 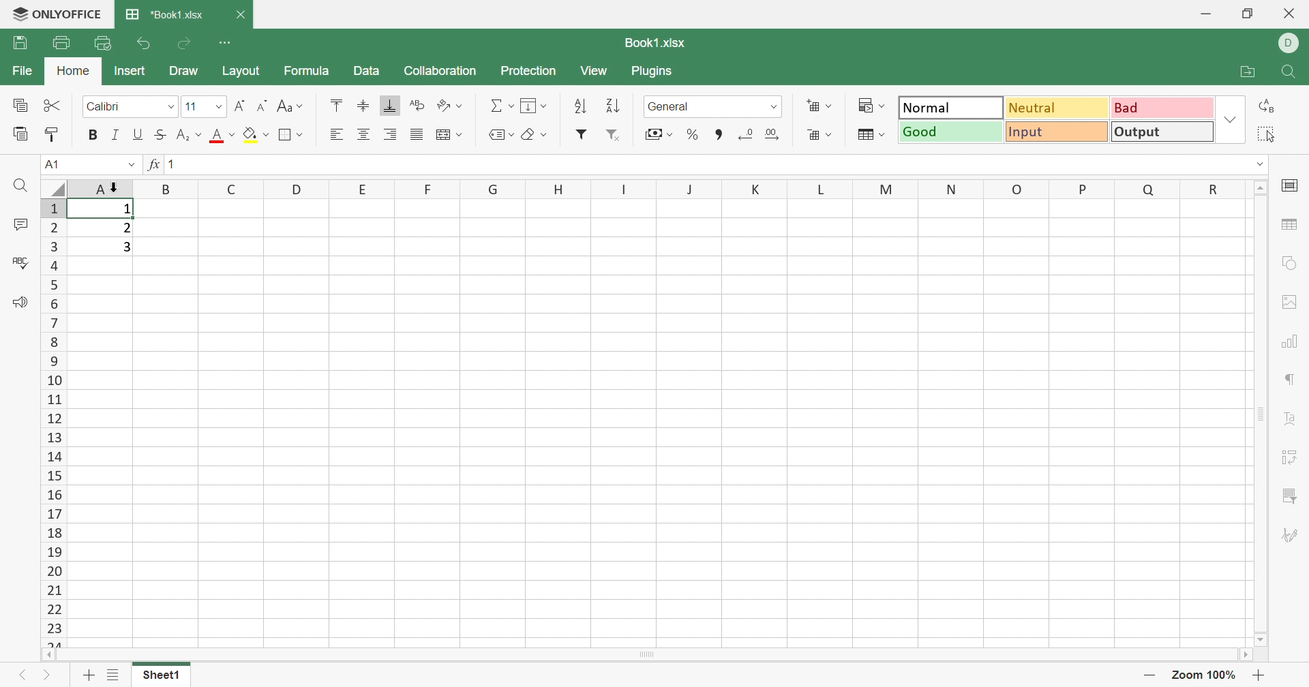 I want to click on Decrease decimal, so click(x=744, y=134).